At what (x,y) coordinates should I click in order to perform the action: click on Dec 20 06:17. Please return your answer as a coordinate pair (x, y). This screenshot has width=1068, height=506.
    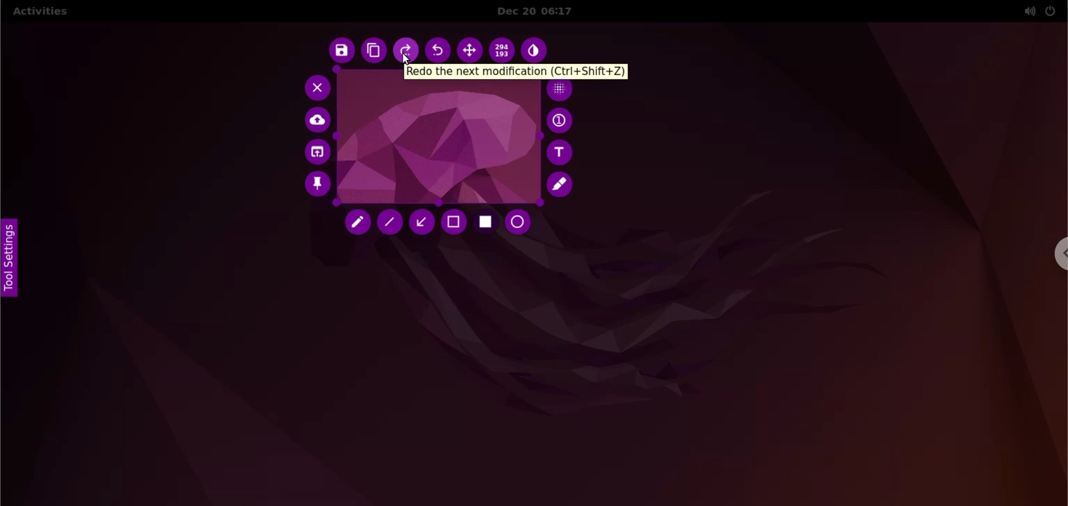
    Looking at the image, I should click on (543, 11).